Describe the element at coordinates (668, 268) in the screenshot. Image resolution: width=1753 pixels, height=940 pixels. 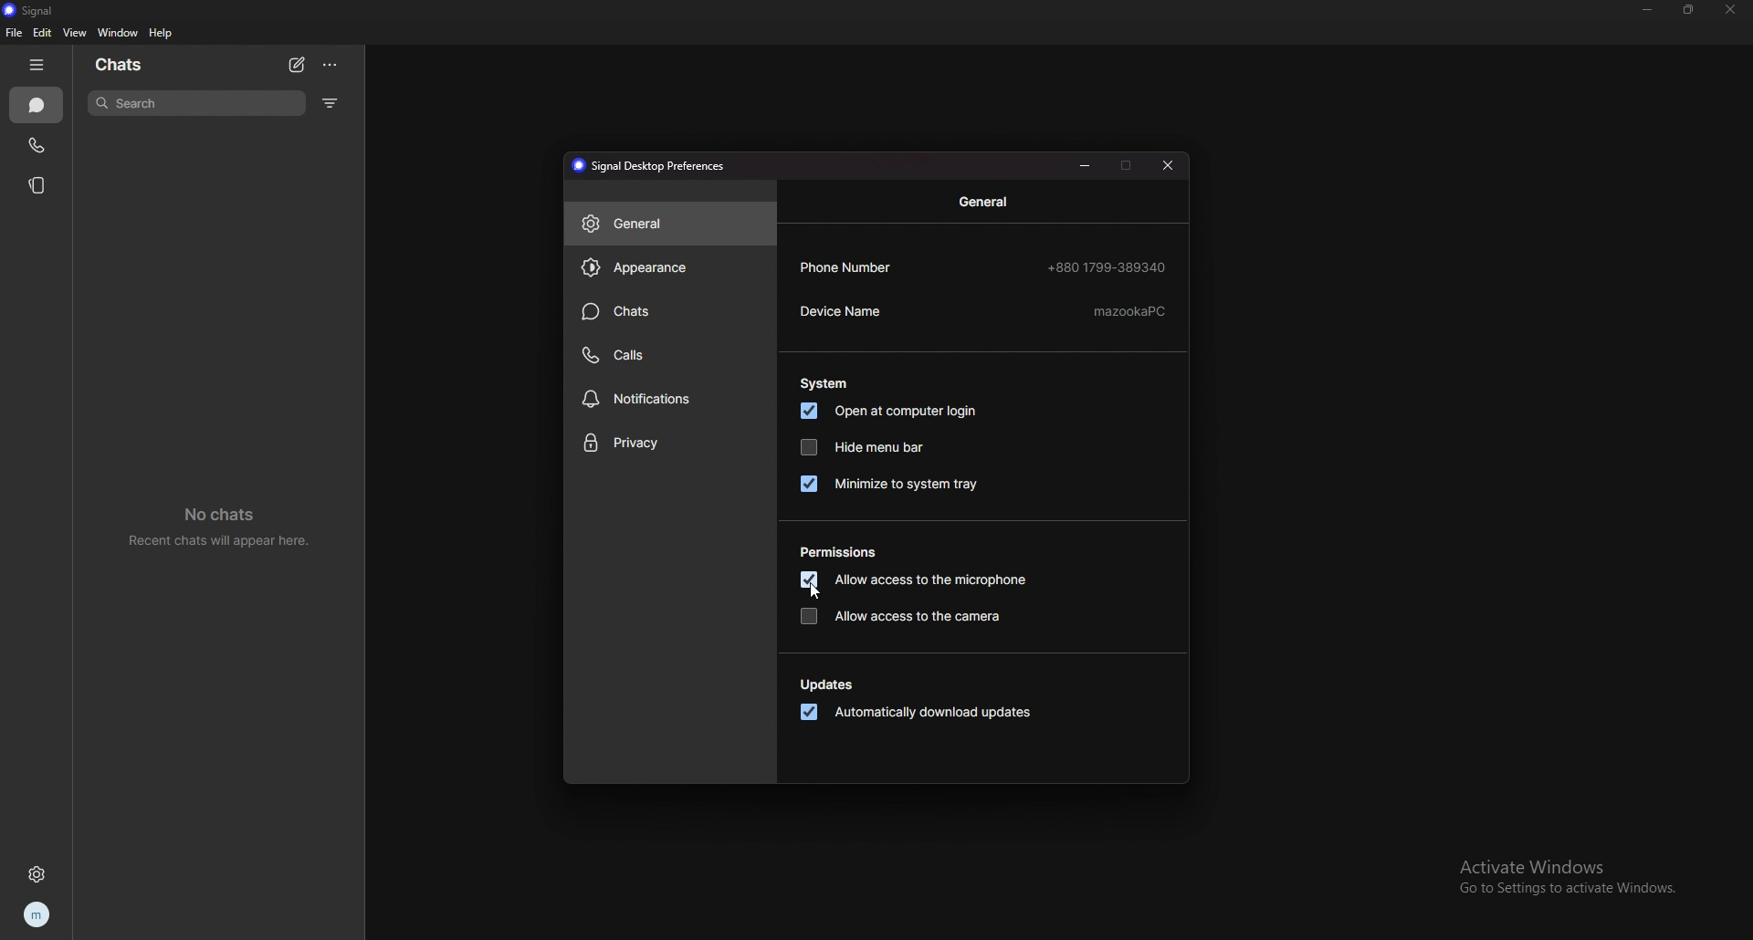
I see `appearance` at that location.